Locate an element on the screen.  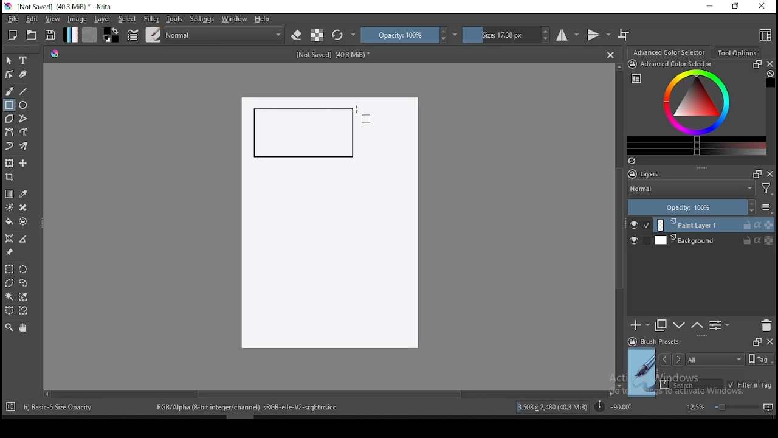
file is located at coordinates (13, 19).